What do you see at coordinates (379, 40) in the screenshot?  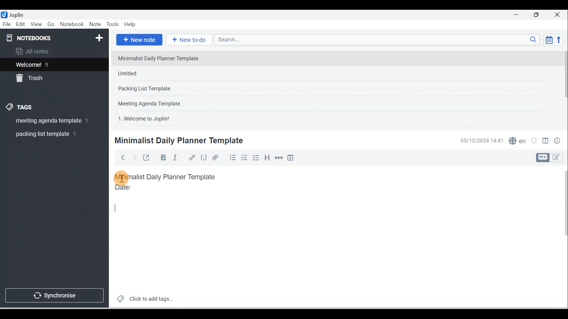 I see `Search bar` at bounding box center [379, 40].